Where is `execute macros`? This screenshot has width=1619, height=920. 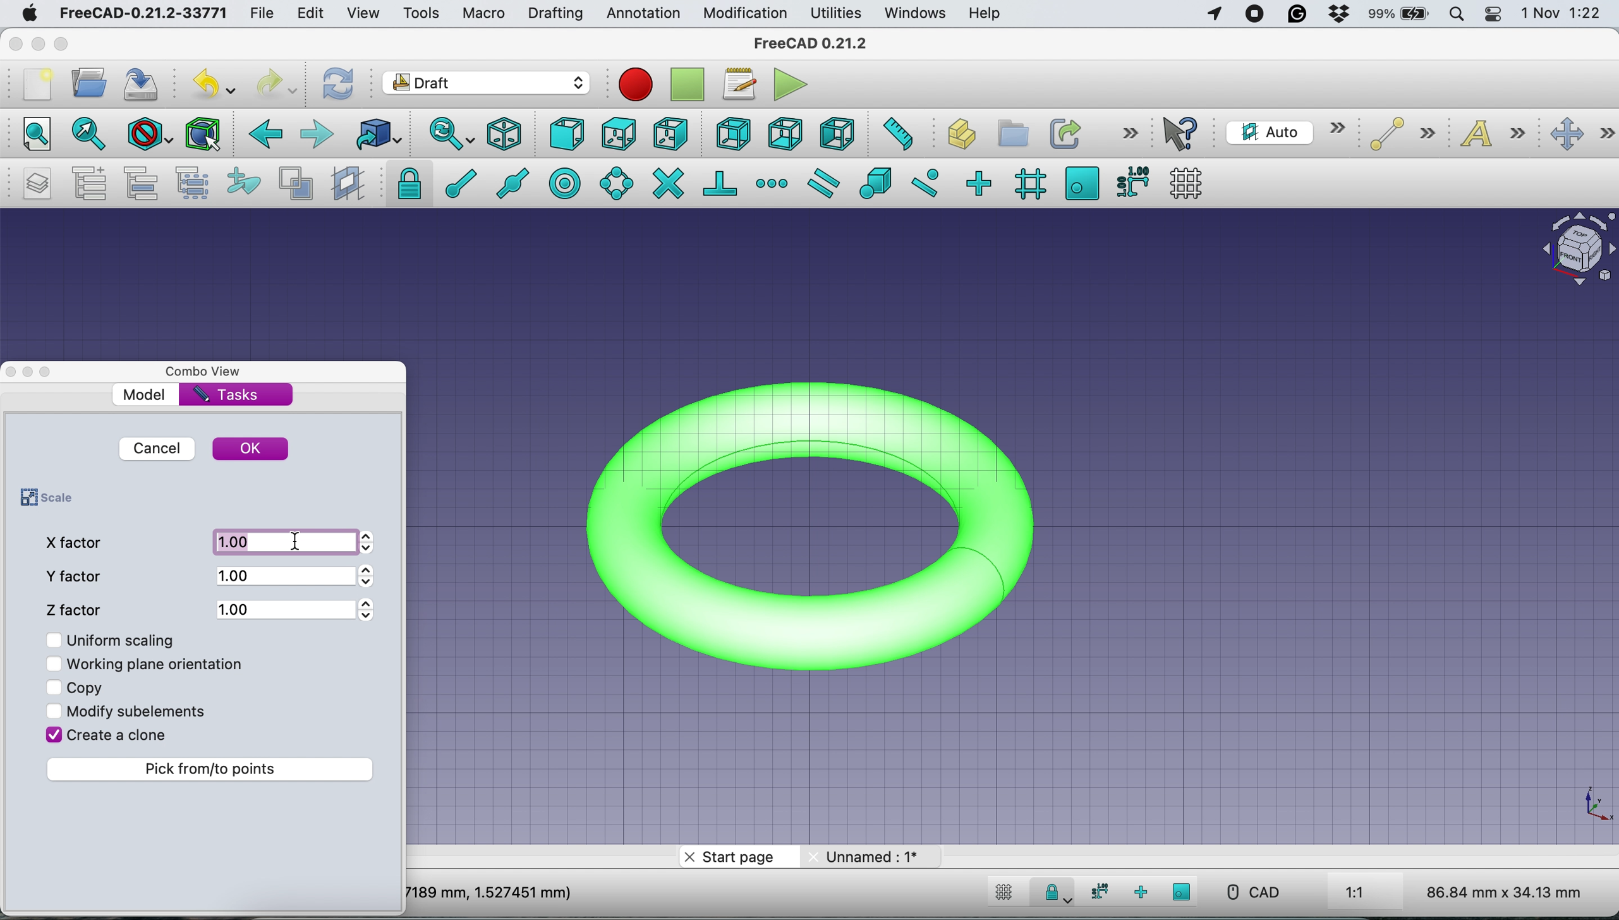 execute macros is located at coordinates (791, 84).